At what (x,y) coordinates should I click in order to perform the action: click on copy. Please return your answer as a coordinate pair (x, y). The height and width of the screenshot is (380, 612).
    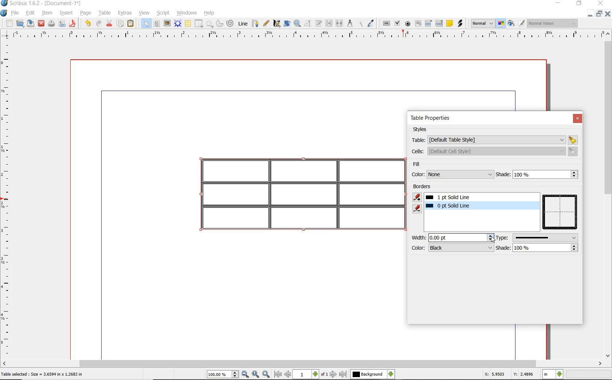
    Looking at the image, I should click on (120, 24).